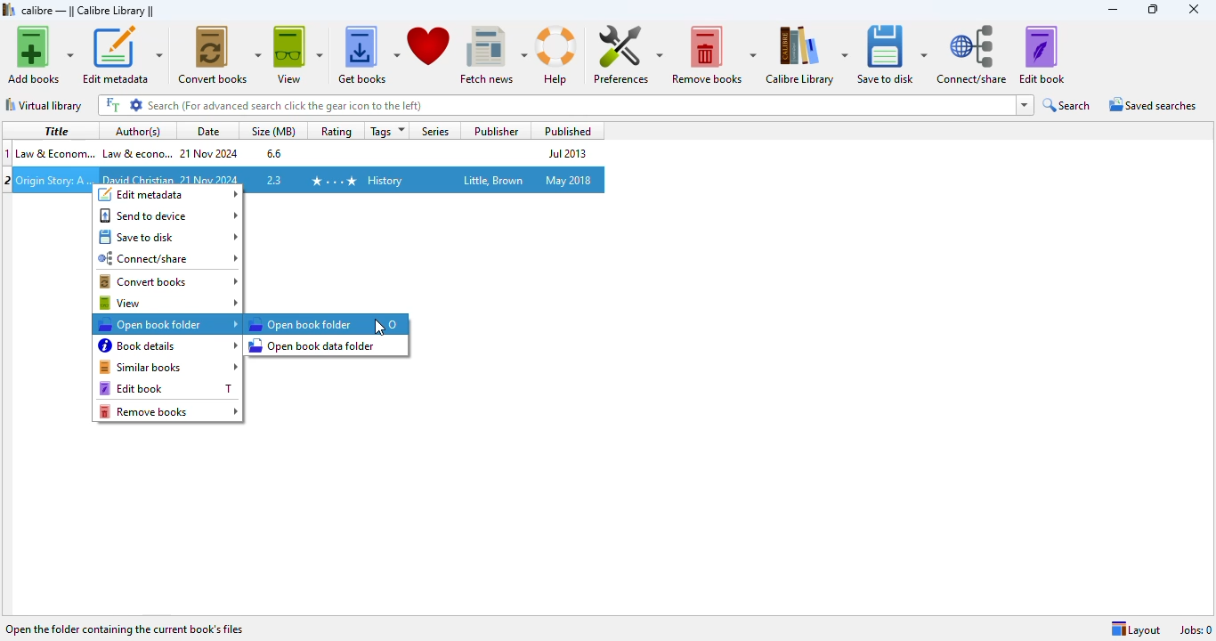 The width and height of the screenshot is (1216, 641). I want to click on open book folder, so click(168, 324).